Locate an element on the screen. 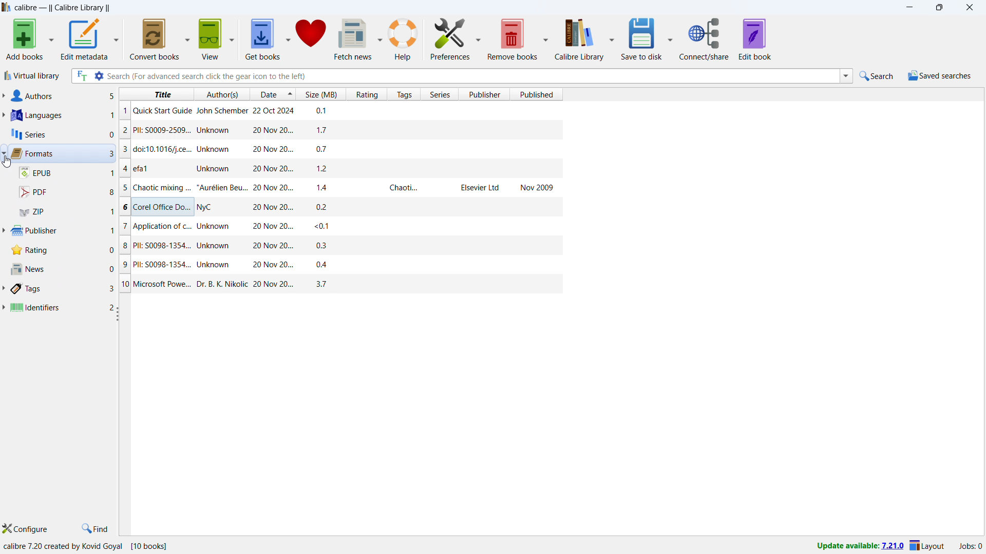 Image resolution: width=986 pixels, height=554 pixels. layout is located at coordinates (927, 545).